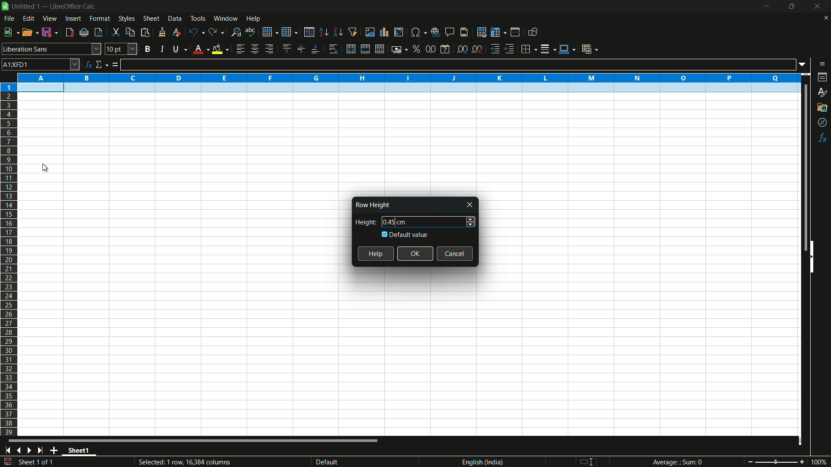 The image size is (831, 467). I want to click on format menu, so click(100, 19).